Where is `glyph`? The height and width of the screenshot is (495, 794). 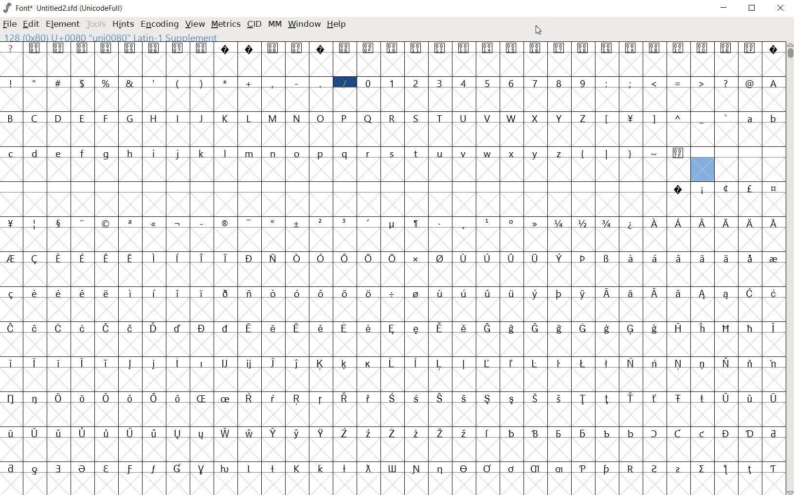
glyph is located at coordinates (679, 84).